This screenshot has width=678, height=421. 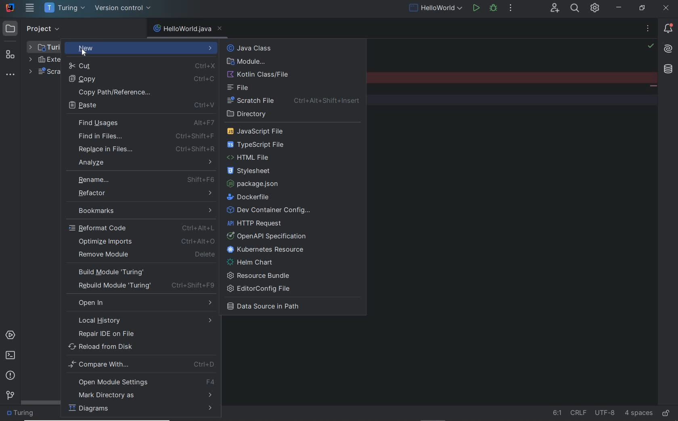 What do you see at coordinates (665, 413) in the screenshot?
I see `make file ready only` at bounding box center [665, 413].